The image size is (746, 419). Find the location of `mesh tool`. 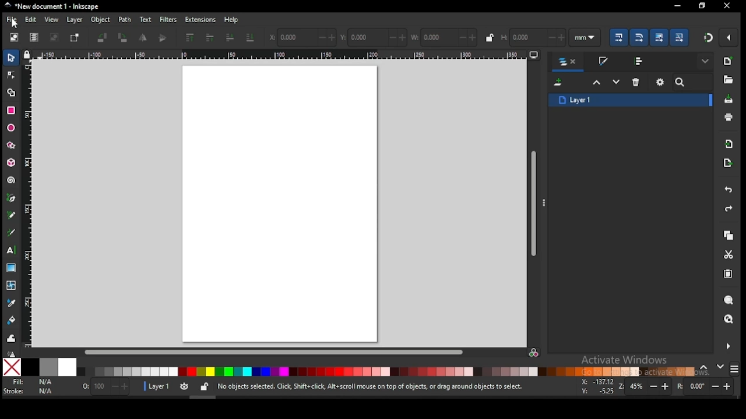

mesh tool is located at coordinates (12, 286).